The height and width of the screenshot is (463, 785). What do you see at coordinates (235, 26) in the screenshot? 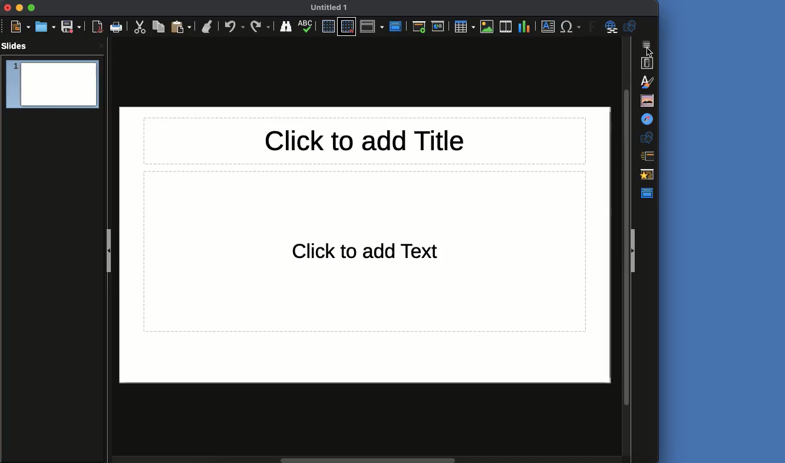
I see `Undo` at bounding box center [235, 26].